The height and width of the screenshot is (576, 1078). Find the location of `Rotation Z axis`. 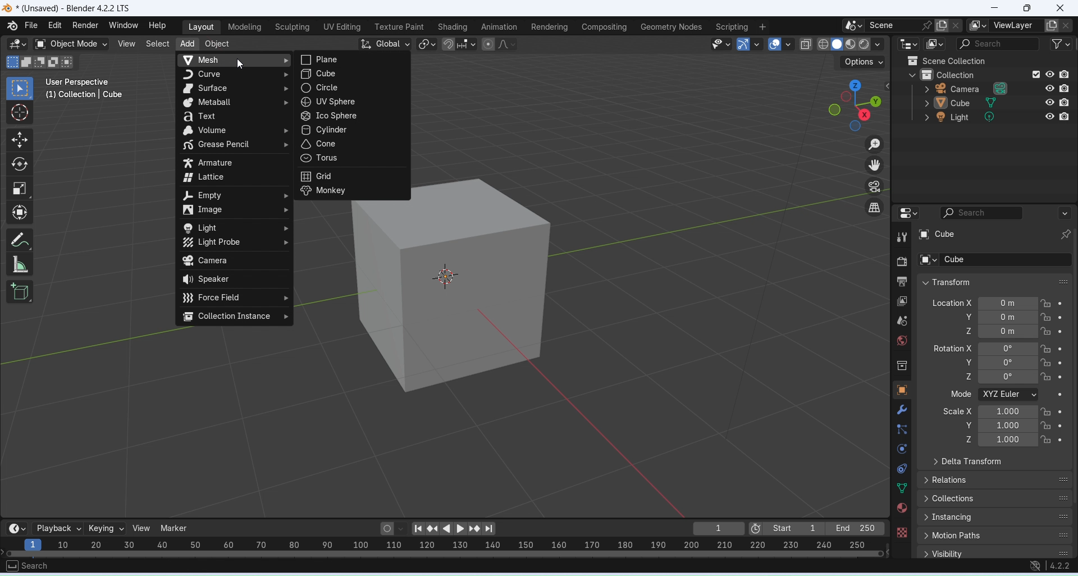

Rotation Z axis is located at coordinates (969, 376).